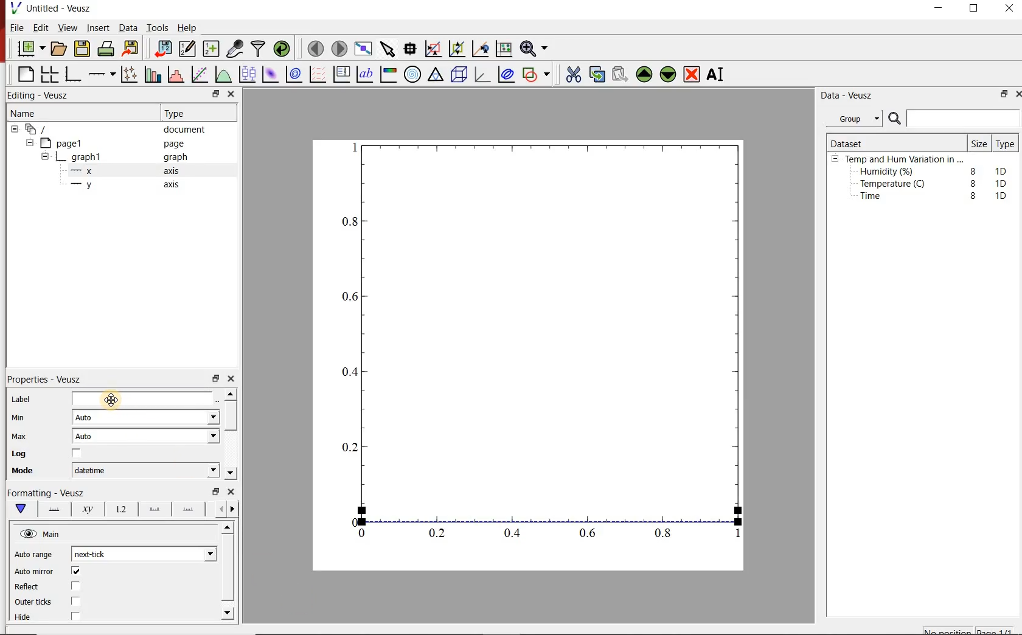  What do you see at coordinates (178, 74) in the screenshot?
I see `histogram of a dataset` at bounding box center [178, 74].